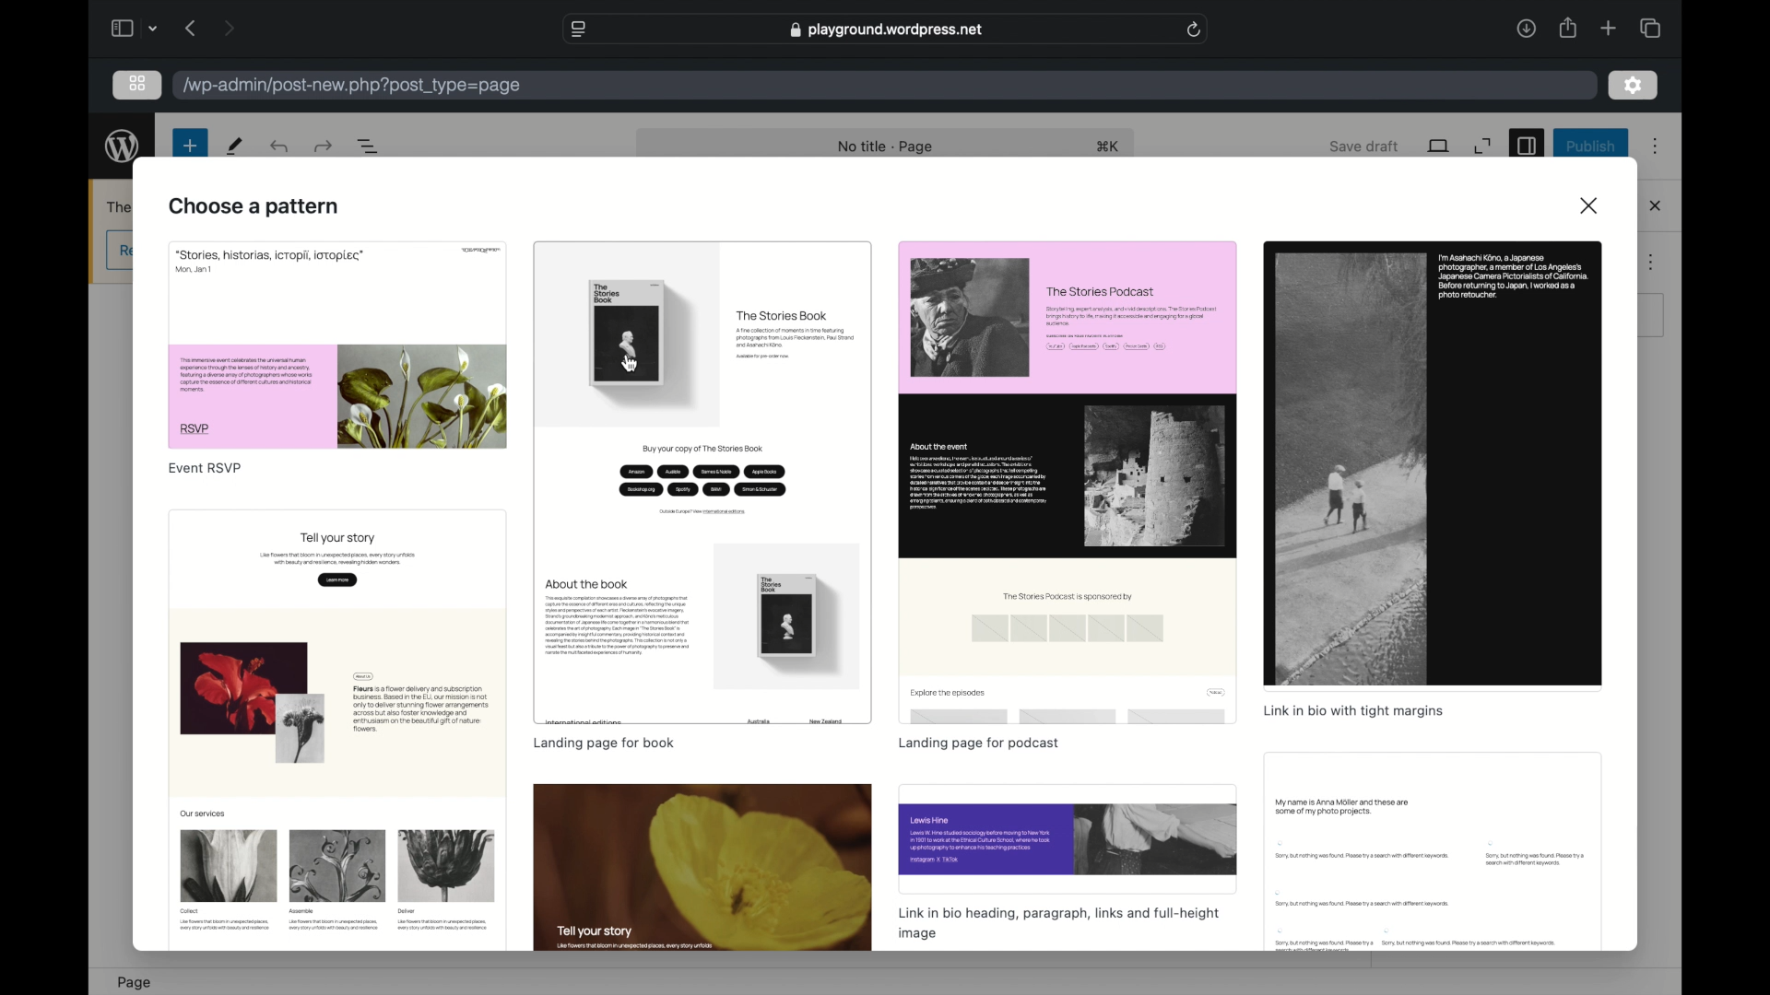 This screenshot has width=1770, height=995. What do you see at coordinates (193, 29) in the screenshot?
I see `previous page` at bounding box center [193, 29].